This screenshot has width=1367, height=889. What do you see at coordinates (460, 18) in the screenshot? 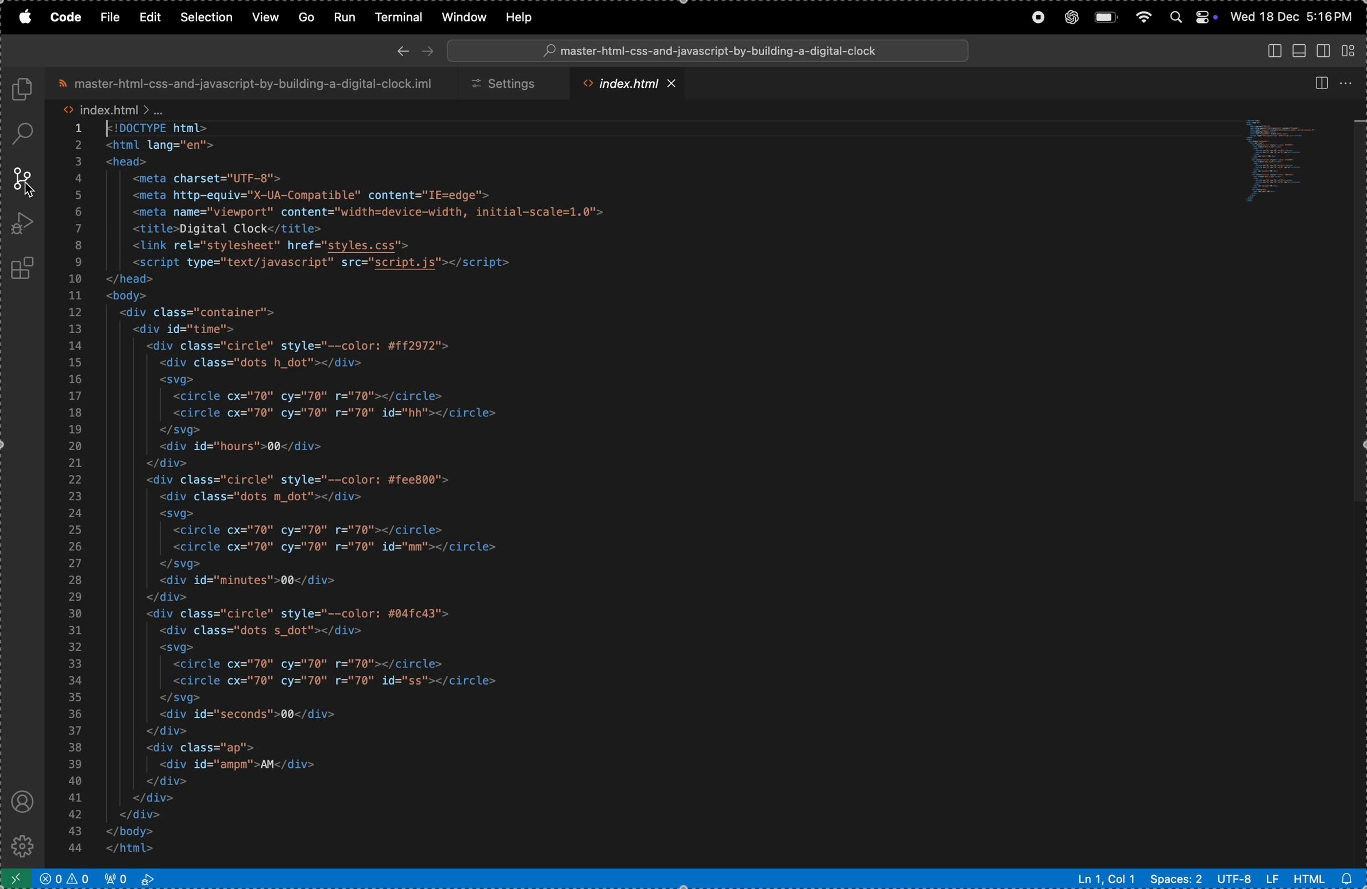
I see `window` at bounding box center [460, 18].